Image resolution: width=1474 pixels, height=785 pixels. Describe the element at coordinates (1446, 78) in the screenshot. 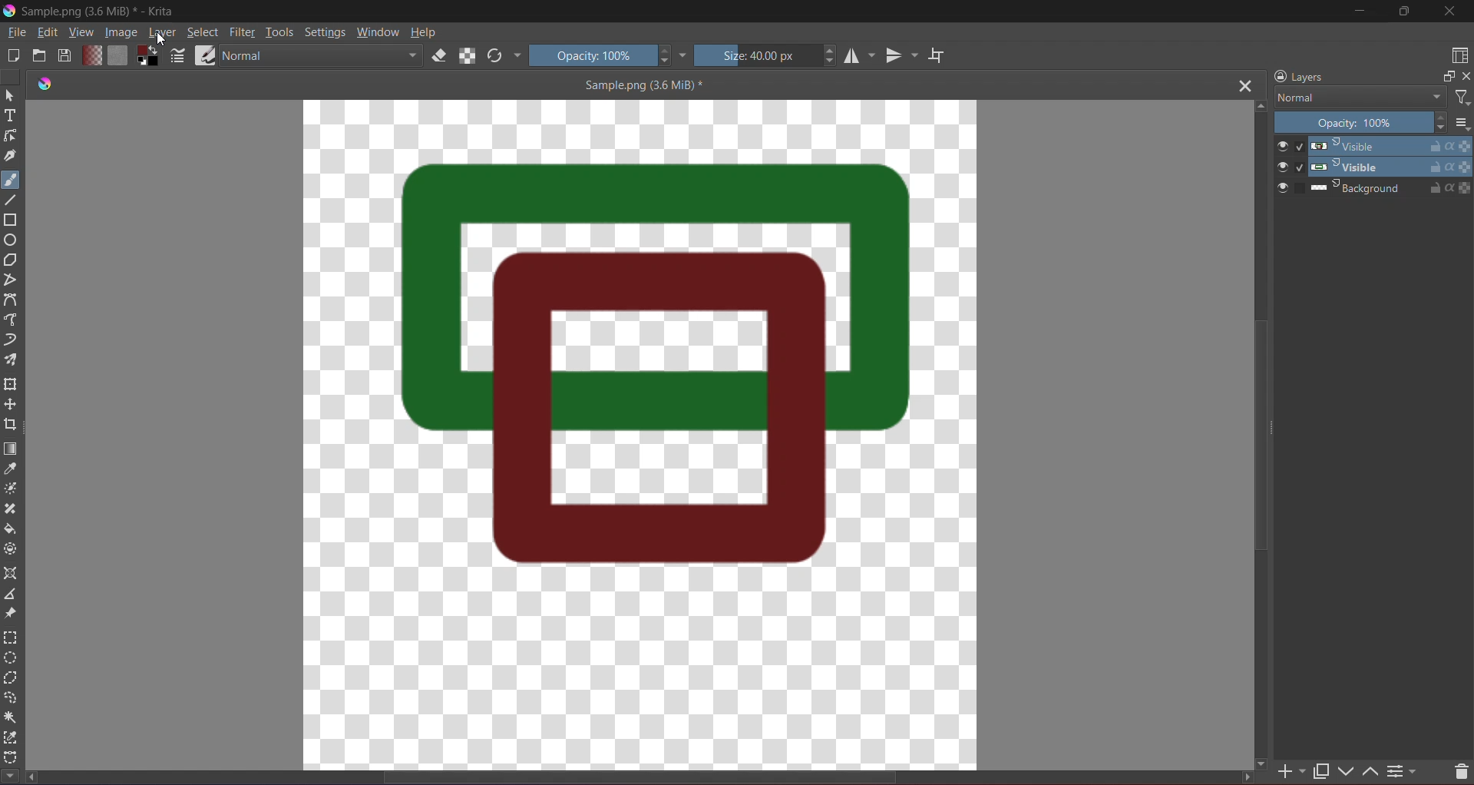

I see `Float Docker` at that location.